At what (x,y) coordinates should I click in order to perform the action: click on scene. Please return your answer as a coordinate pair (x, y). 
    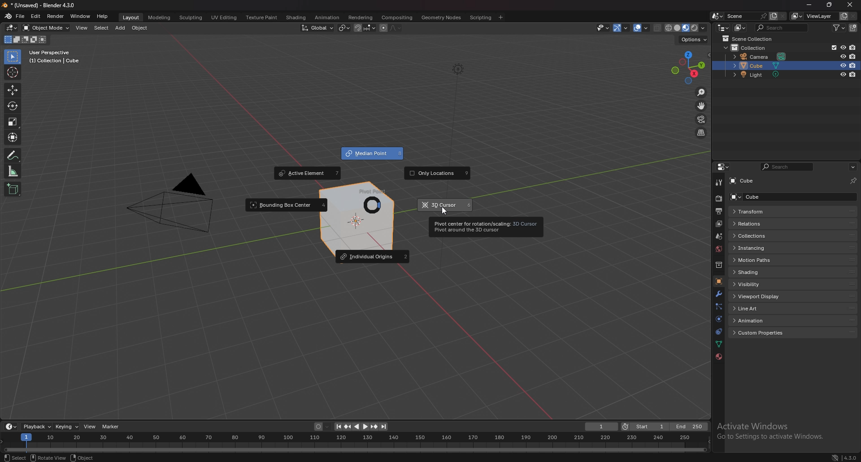
    Looking at the image, I should click on (718, 236).